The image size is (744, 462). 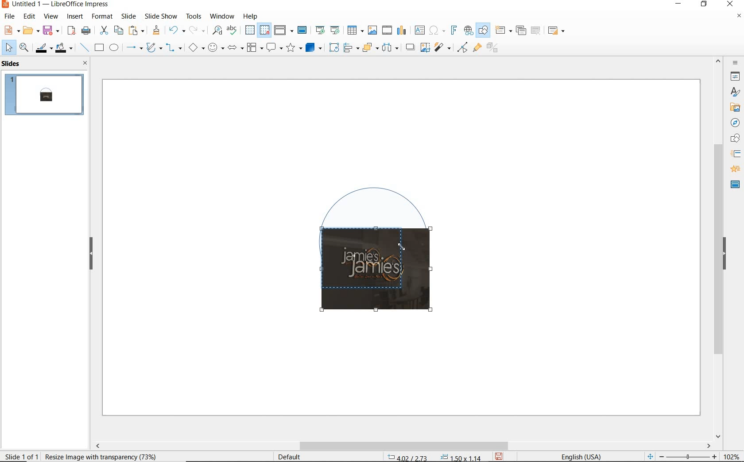 What do you see at coordinates (254, 48) in the screenshot?
I see `flowchart` at bounding box center [254, 48].